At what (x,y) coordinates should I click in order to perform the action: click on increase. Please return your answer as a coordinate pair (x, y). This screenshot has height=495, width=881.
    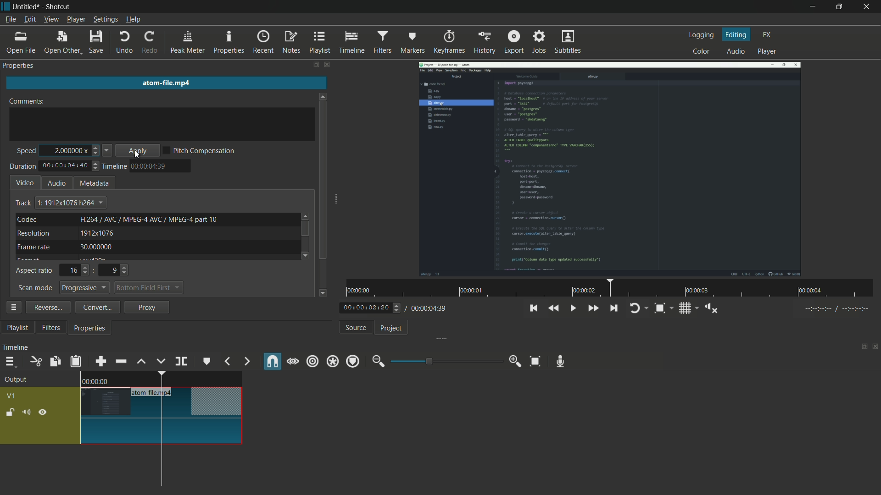
    Looking at the image, I should click on (97, 147).